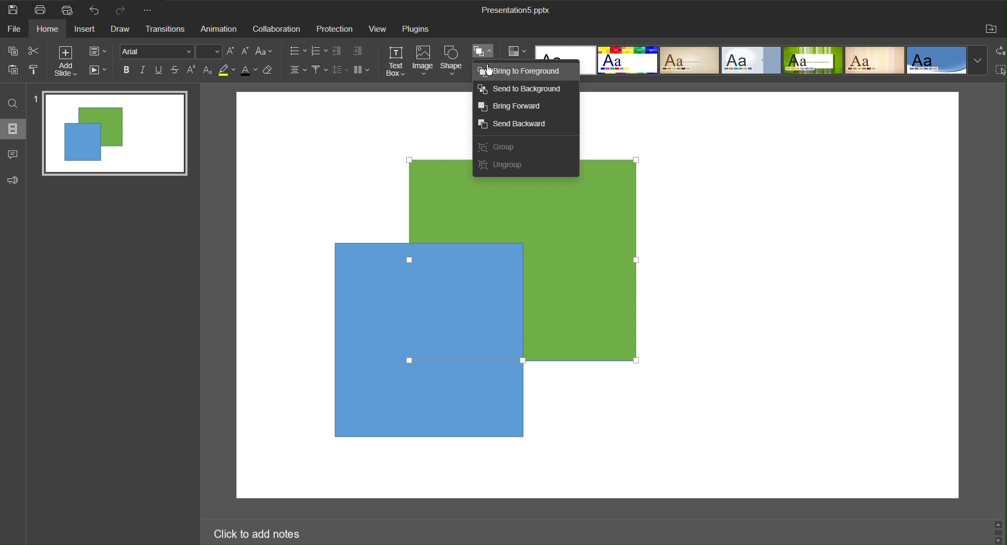 The width and height of the screenshot is (1007, 545). What do you see at coordinates (159, 70) in the screenshot?
I see `underline` at bounding box center [159, 70].